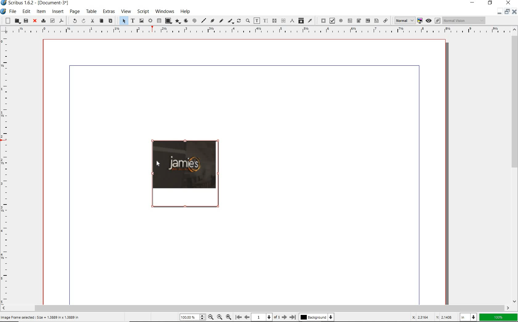 This screenshot has height=322, width=518. I want to click on zoom factor, so click(498, 317).